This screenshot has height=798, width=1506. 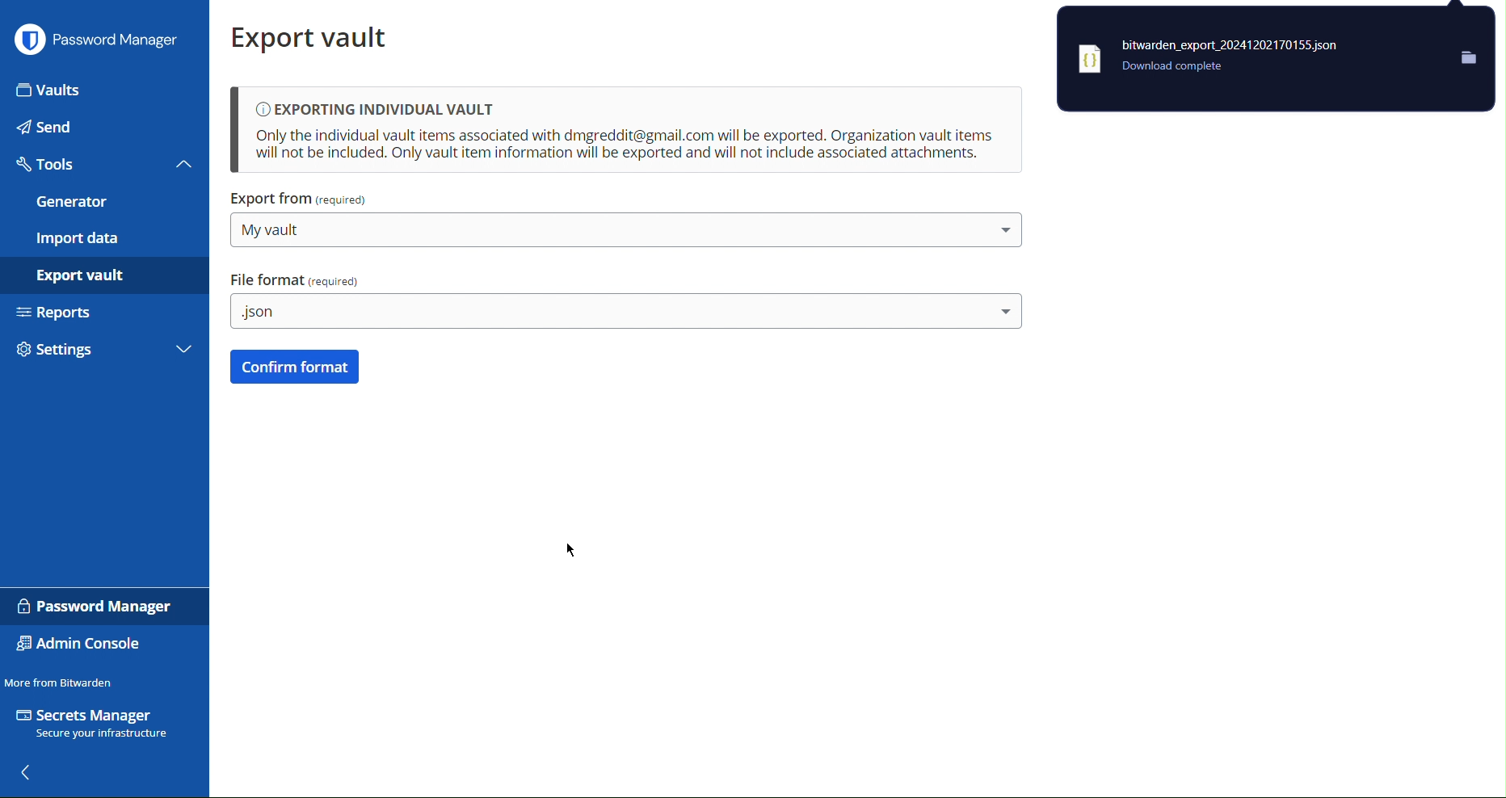 What do you see at coordinates (1276, 62) in the screenshot?
I see `.json downloaded` at bounding box center [1276, 62].